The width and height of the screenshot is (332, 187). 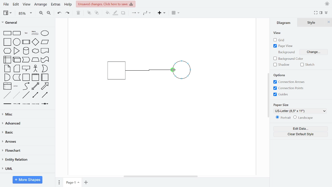 I want to click on UML, so click(x=26, y=169).